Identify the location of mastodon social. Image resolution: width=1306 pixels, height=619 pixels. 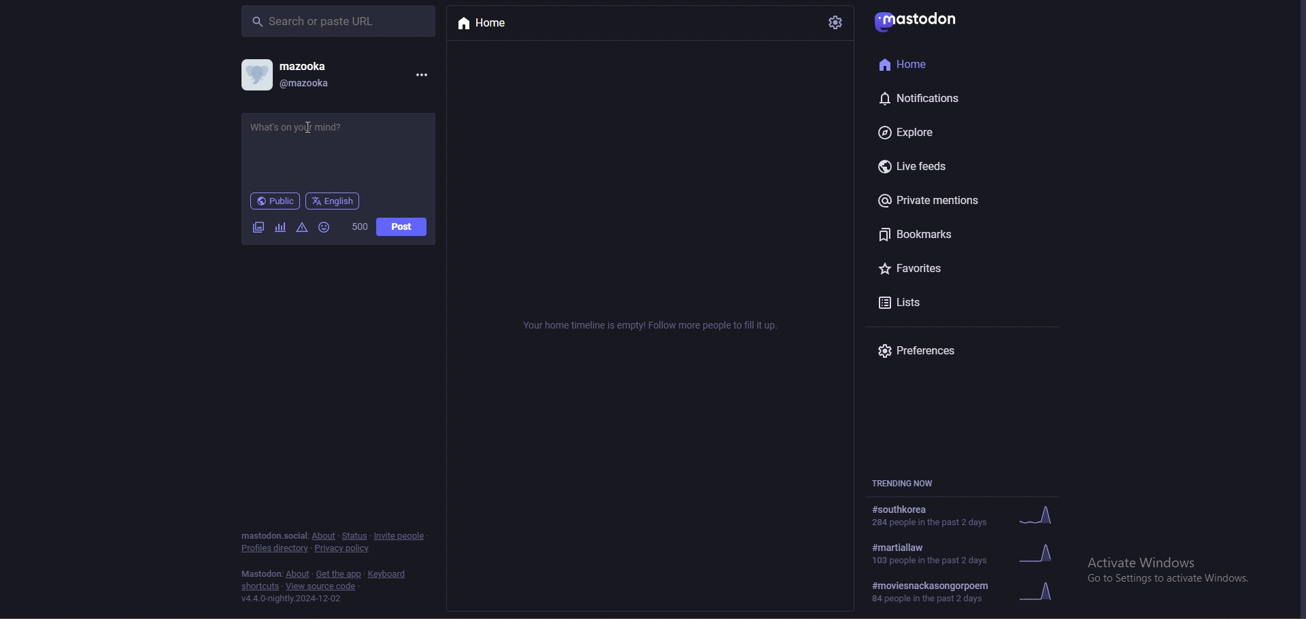
(273, 535).